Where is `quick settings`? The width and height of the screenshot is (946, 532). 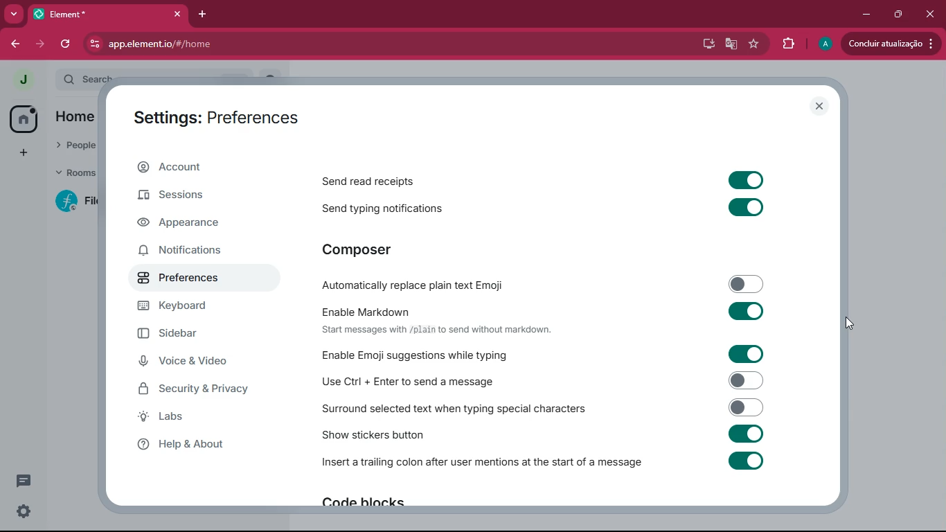
quick settings is located at coordinates (22, 509).